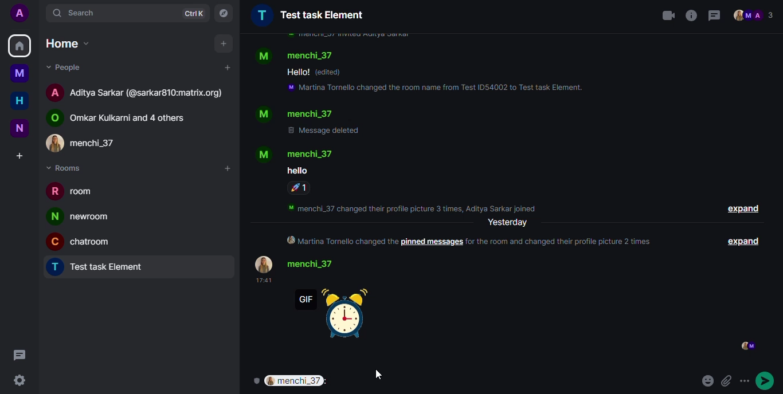 The image size is (783, 394). What do you see at coordinates (375, 373) in the screenshot?
I see `cursor` at bounding box center [375, 373].